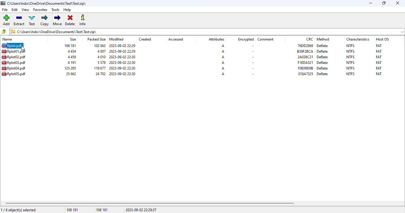 The width and height of the screenshot is (405, 213). What do you see at coordinates (350, 74) in the screenshot?
I see `NTFS` at bounding box center [350, 74].